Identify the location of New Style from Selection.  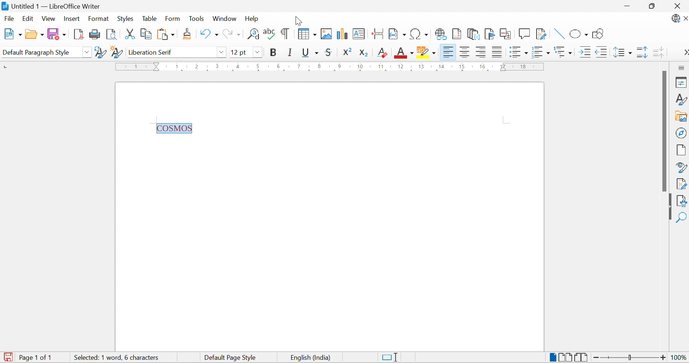
(117, 52).